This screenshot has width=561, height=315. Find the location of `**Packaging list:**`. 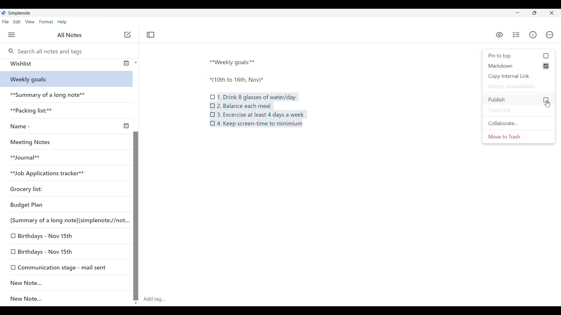

**Packaging list:** is located at coordinates (36, 112).